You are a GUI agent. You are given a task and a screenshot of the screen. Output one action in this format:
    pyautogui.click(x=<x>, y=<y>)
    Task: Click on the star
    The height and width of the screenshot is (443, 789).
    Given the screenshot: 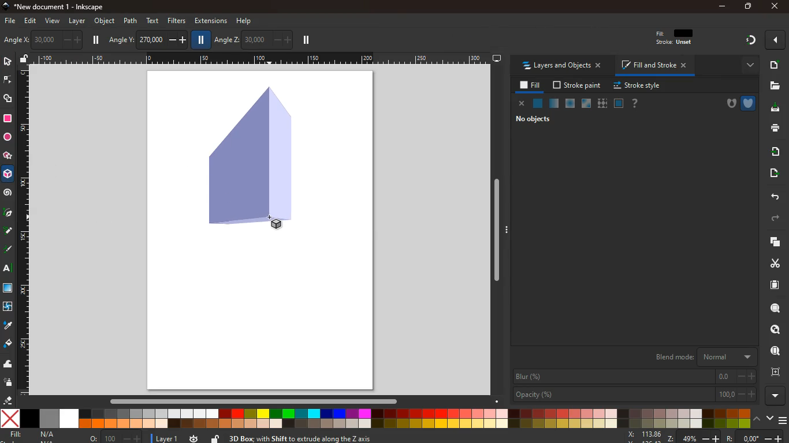 What is the action you would take?
    pyautogui.click(x=8, y=156)
    